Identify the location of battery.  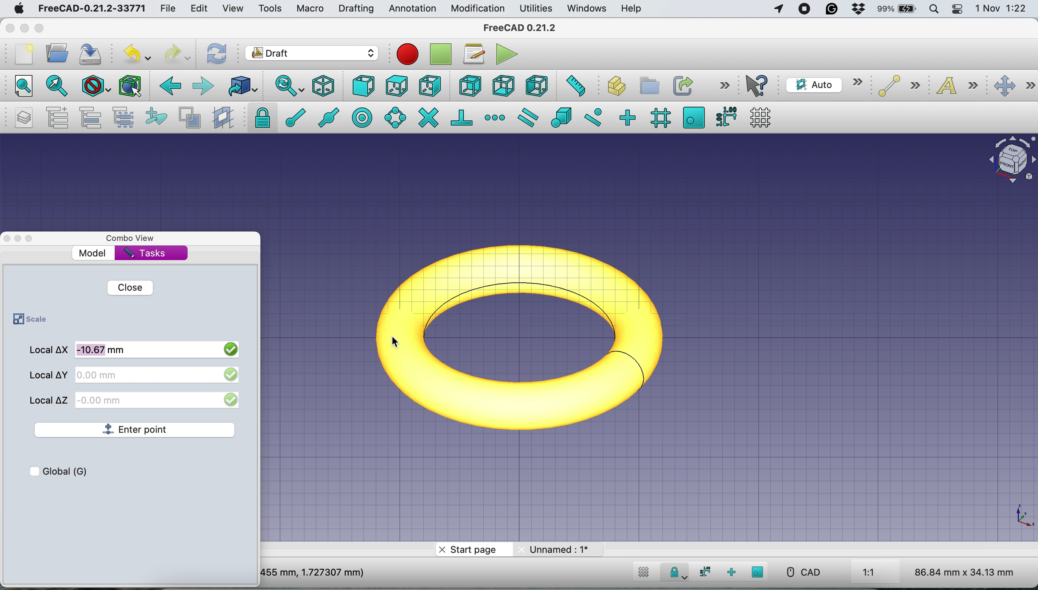
(897, 10).